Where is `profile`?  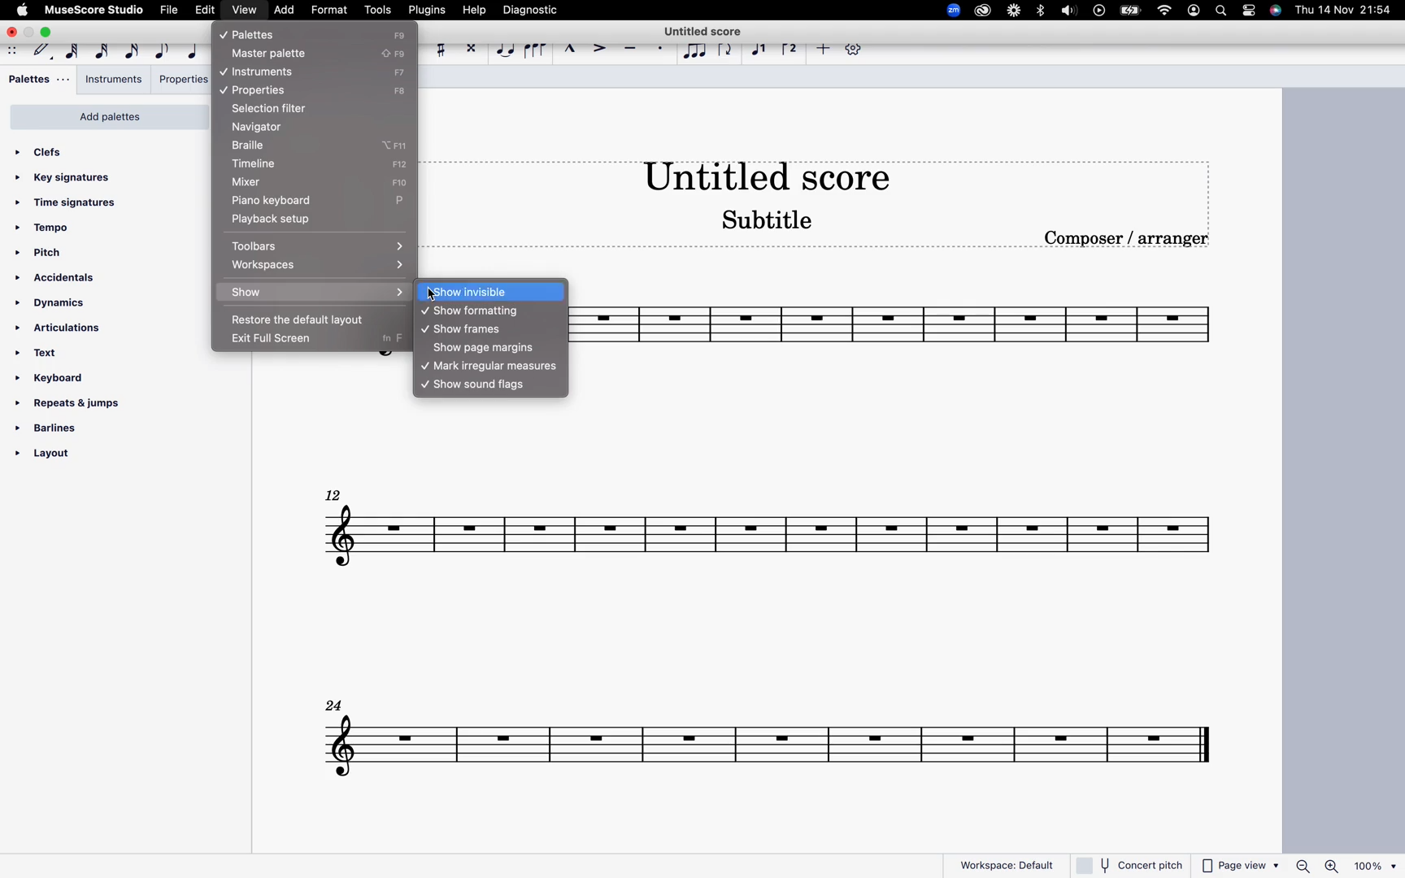 profile is located at coordinates (1194, 10).